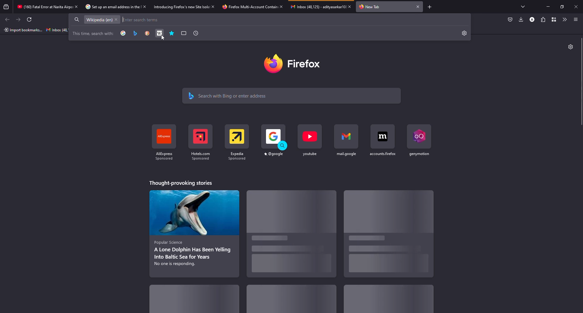 The image size is (583, 313). I want to click on tab, so click(108, 7).